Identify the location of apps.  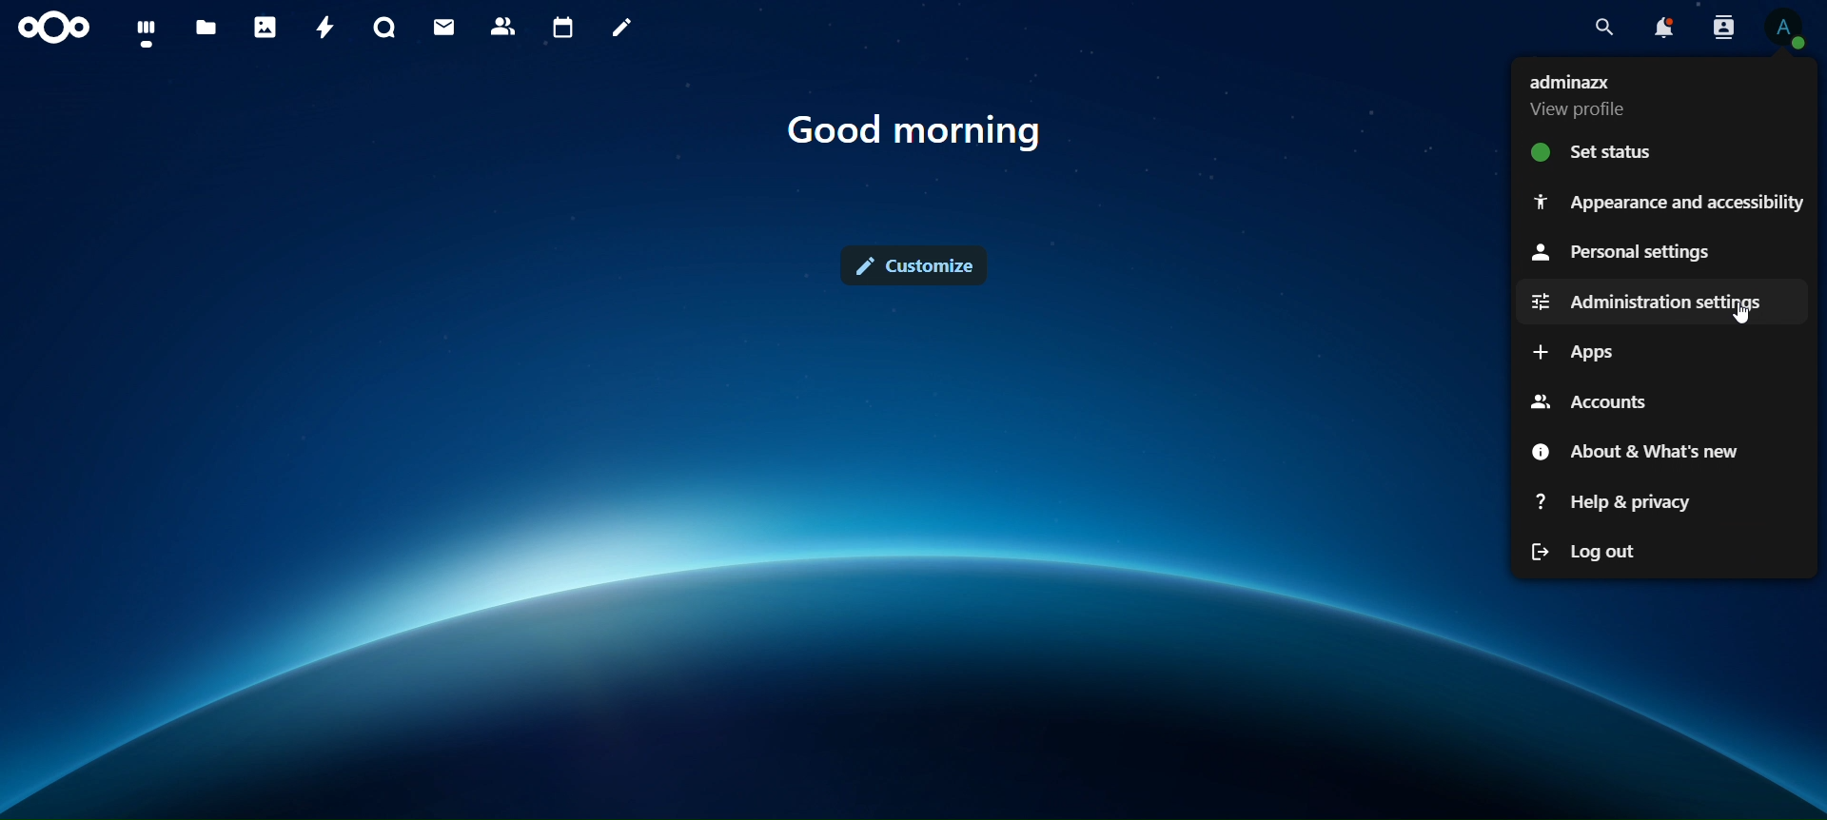
(1580, 352).